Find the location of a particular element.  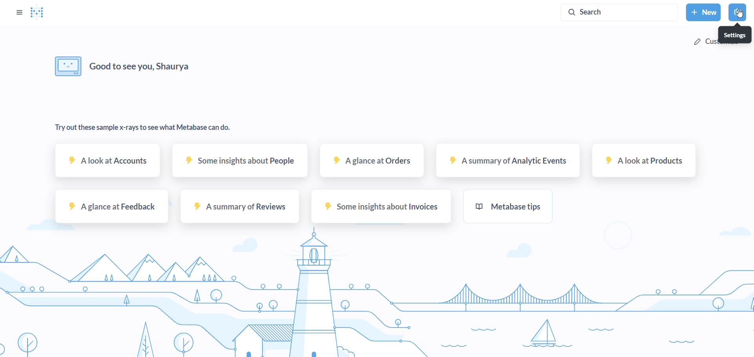

A summary of Analytic events is located at coordinates (511, 164).